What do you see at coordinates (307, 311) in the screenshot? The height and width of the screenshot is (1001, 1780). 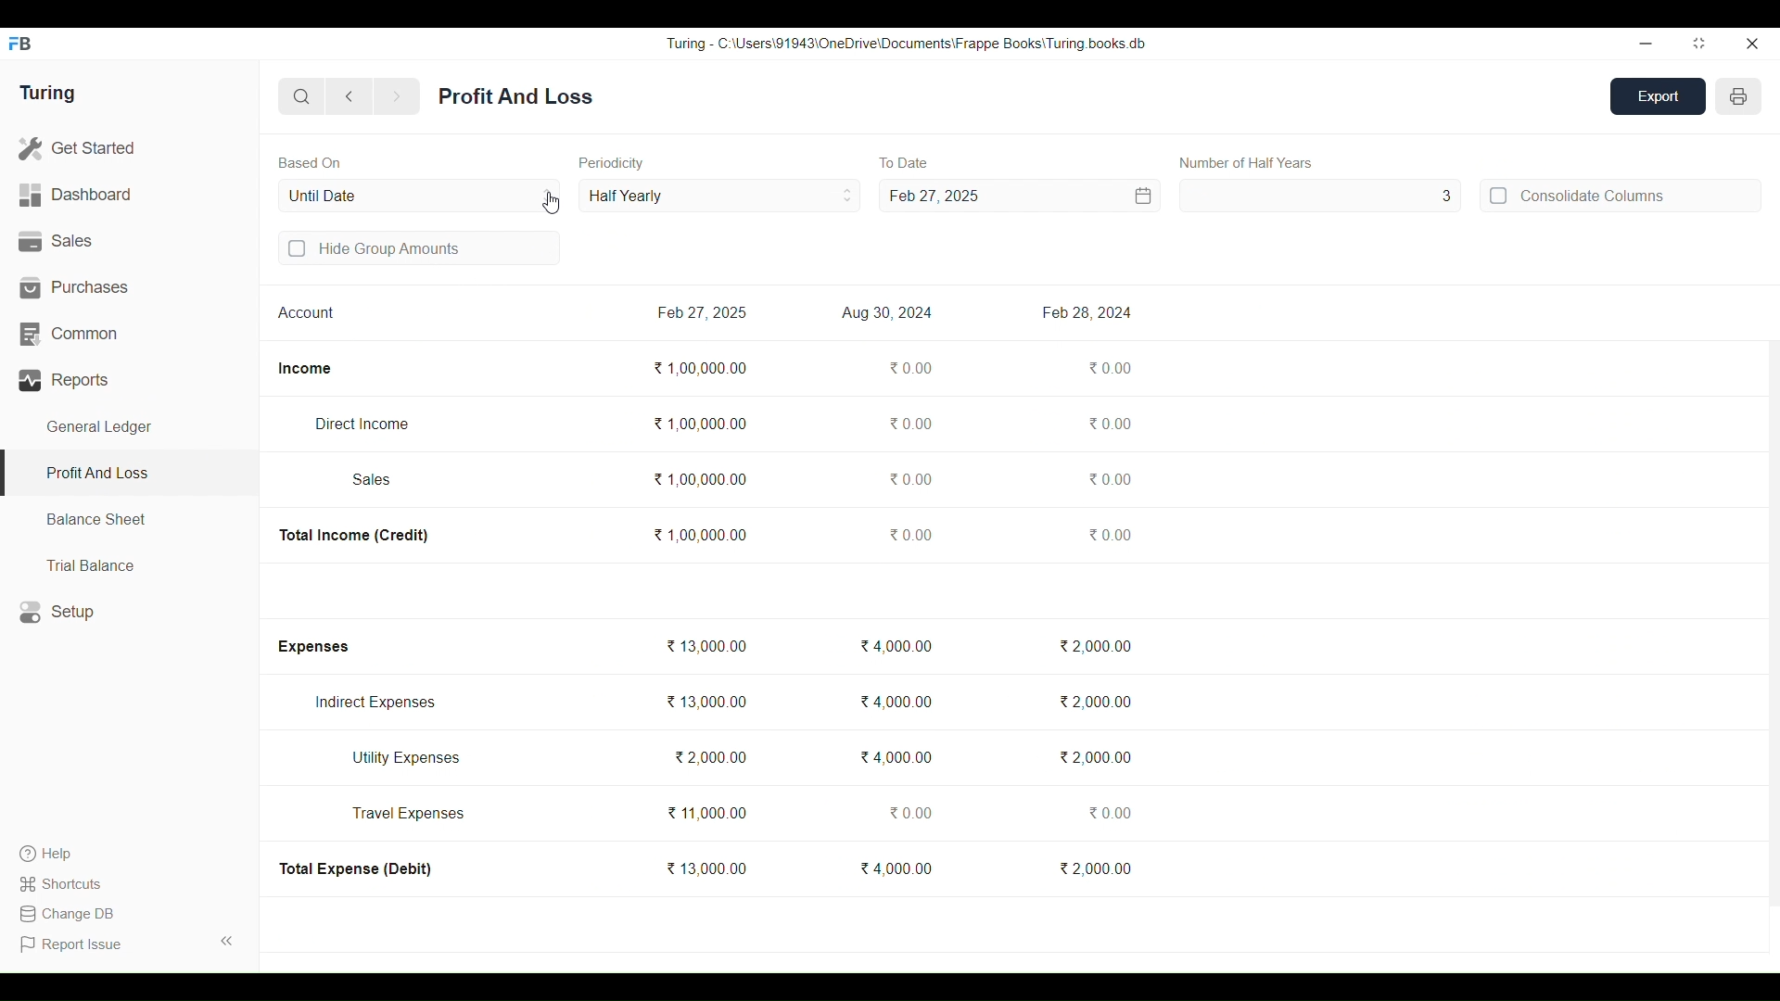 I see `Account` at bounding box center [307, 311].